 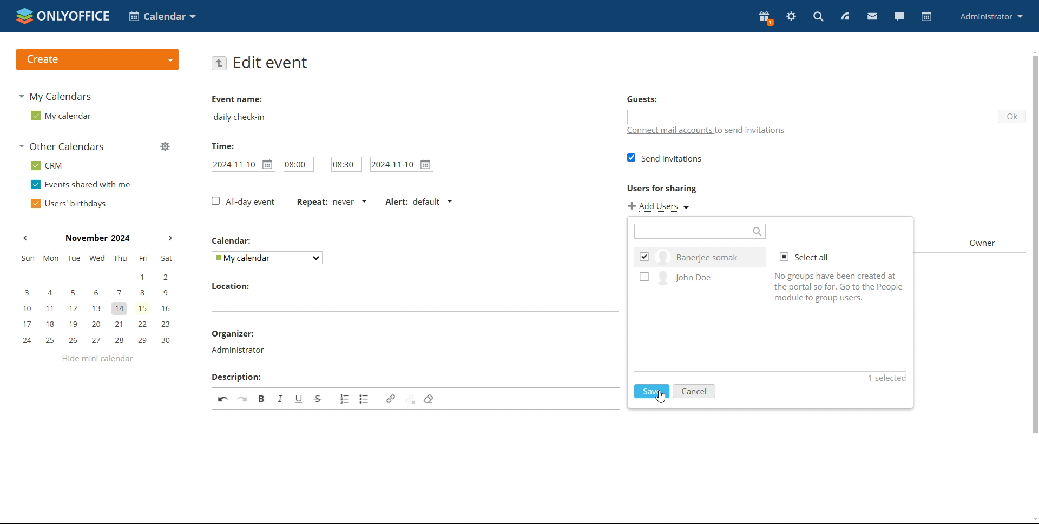 I want to click on create, so click(x=97, y=59).